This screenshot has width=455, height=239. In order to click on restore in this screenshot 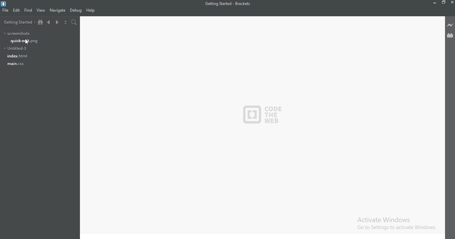, I will do `click(443, 3)`.